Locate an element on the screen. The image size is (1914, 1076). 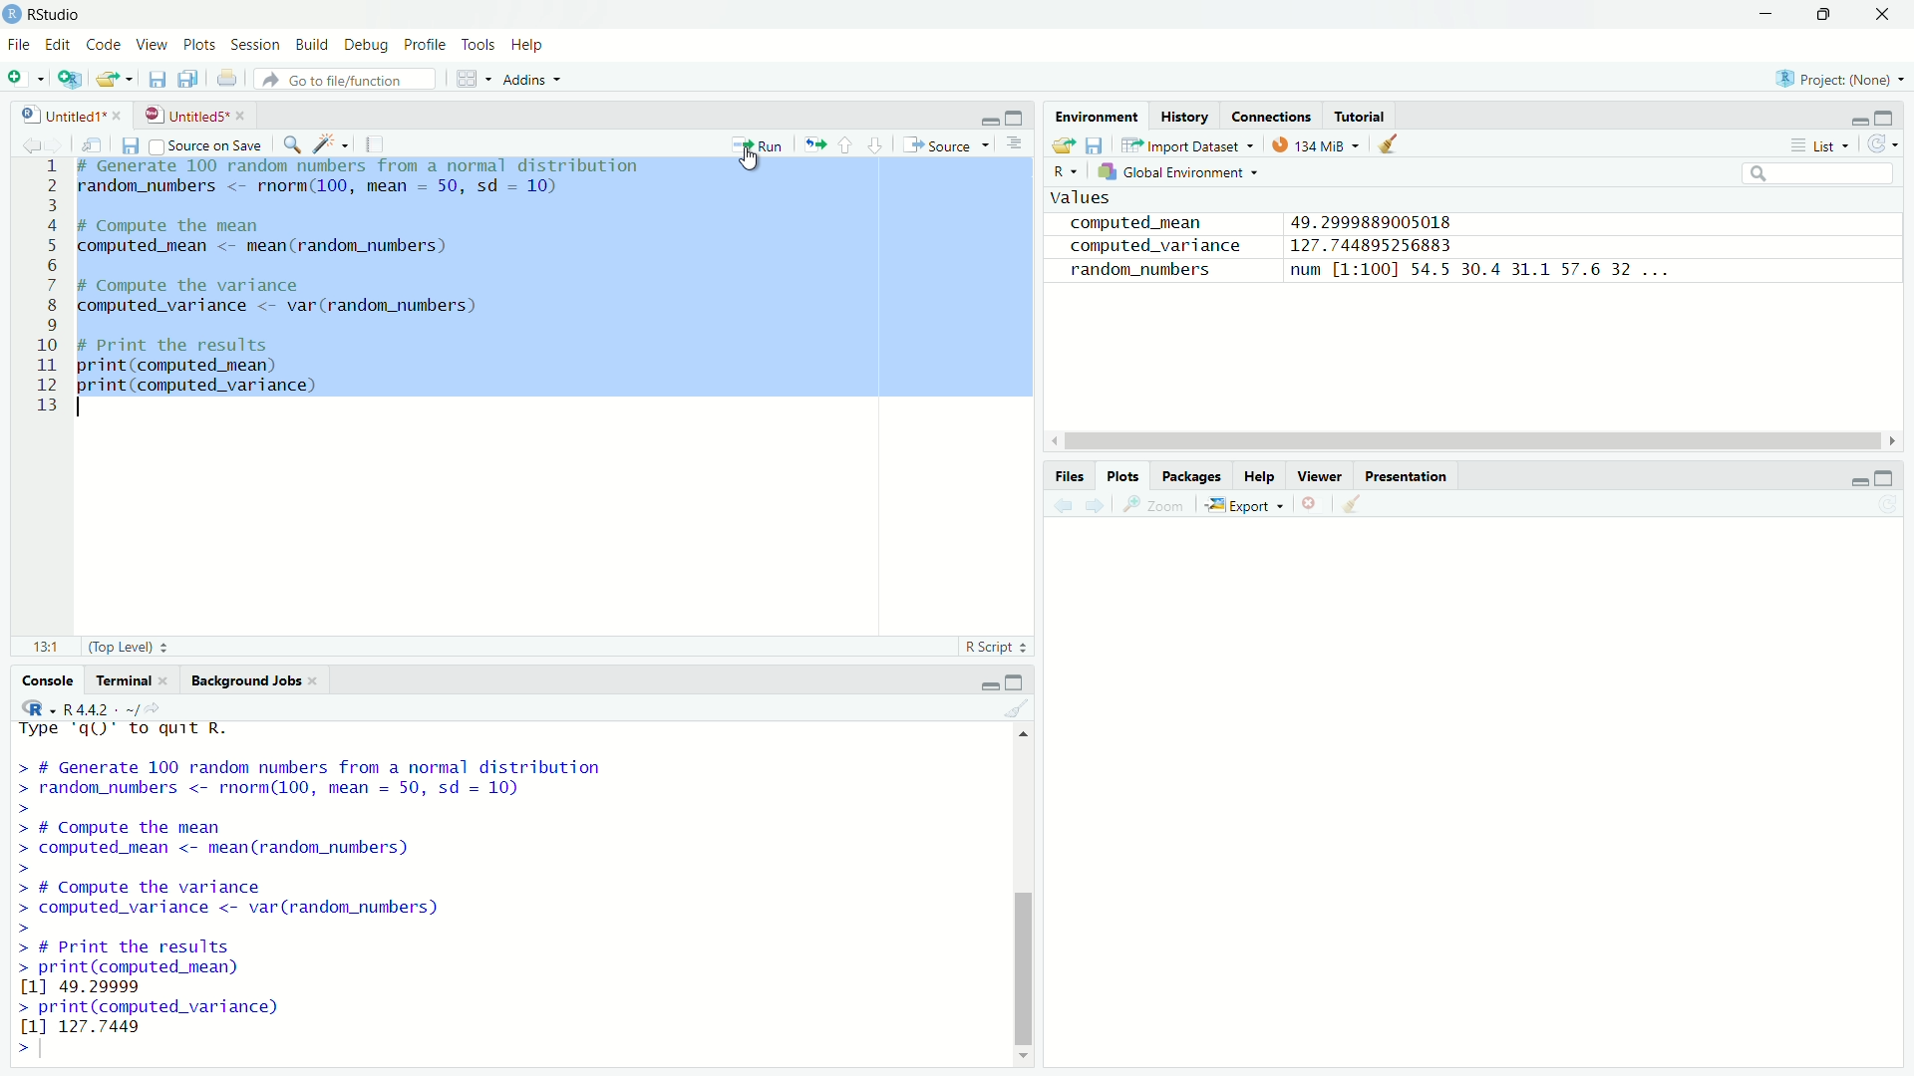
history is located at coordinates (1188, 115).